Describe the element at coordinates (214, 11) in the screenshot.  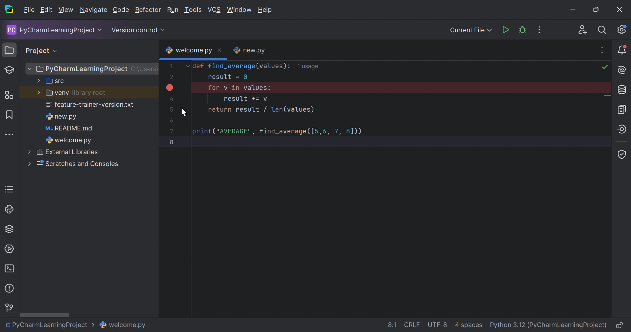
I see `VCS` at that location.